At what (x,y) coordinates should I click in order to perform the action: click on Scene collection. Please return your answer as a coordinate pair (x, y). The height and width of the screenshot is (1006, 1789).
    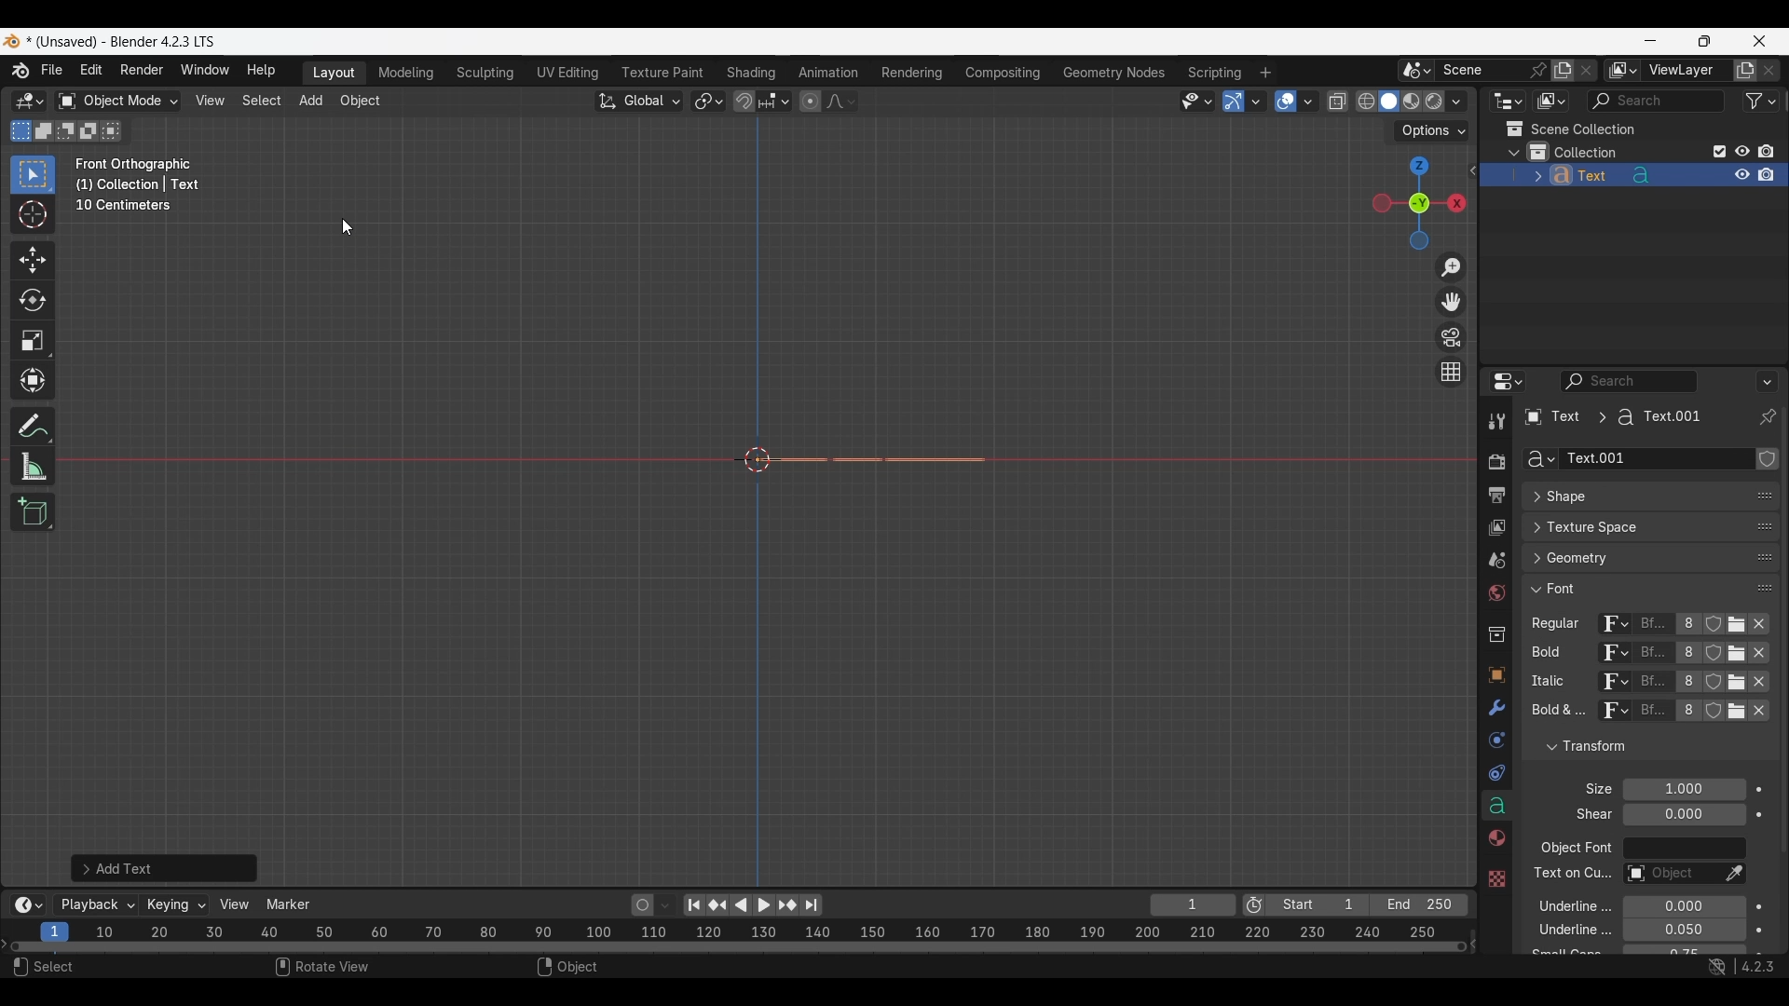
    Looking at the image, I should click on (1570, 129).